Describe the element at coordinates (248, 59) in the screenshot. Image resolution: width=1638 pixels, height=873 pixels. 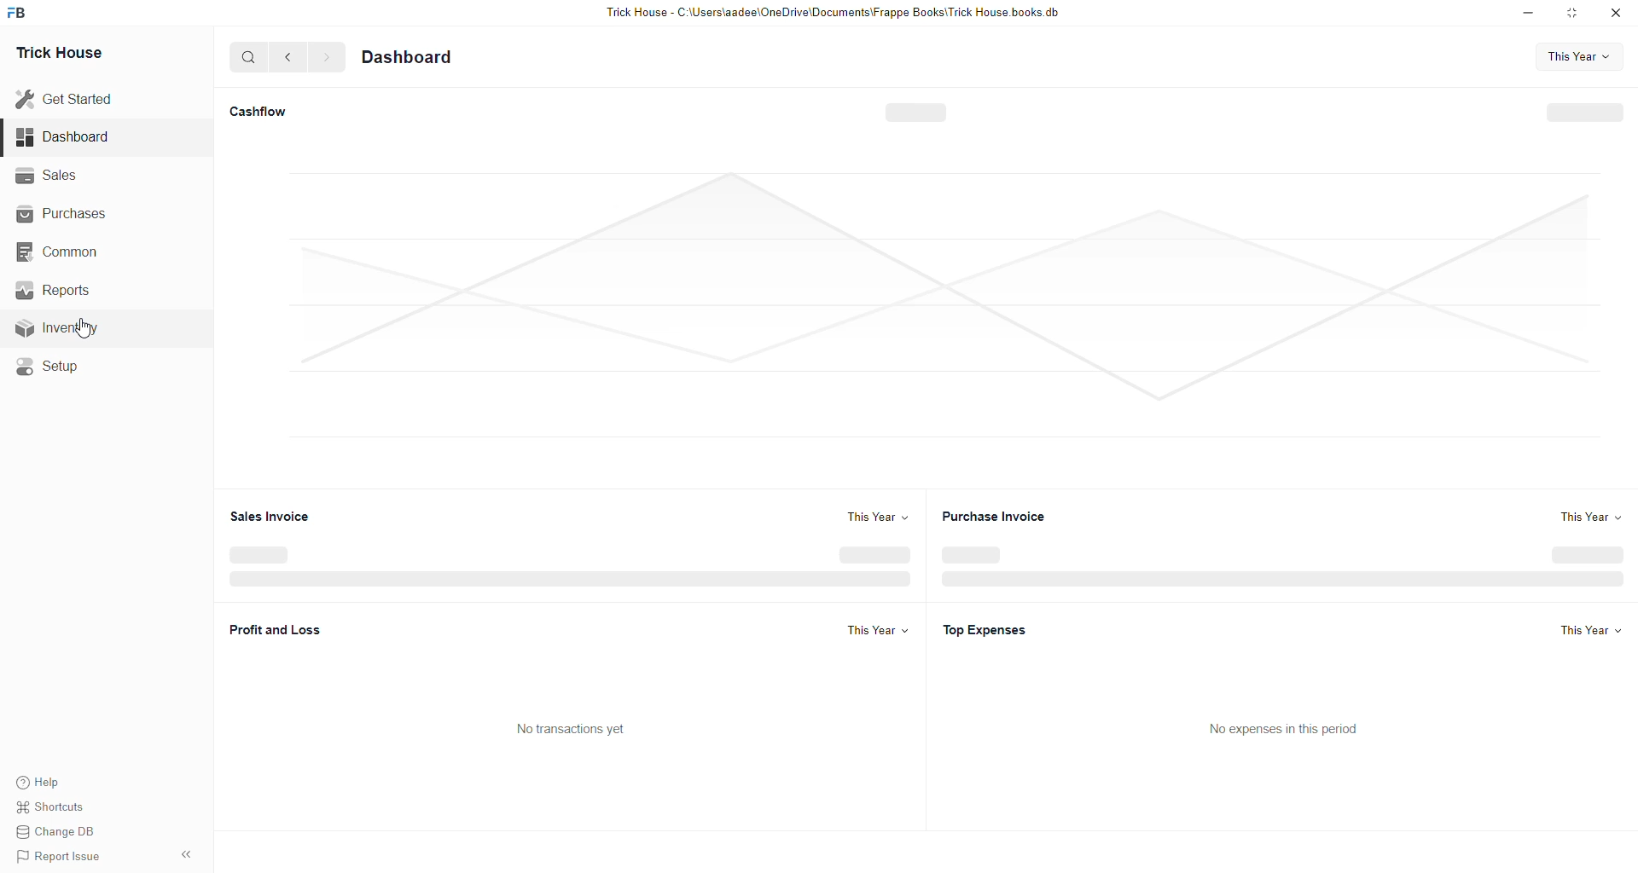
I see `Search` at that location.